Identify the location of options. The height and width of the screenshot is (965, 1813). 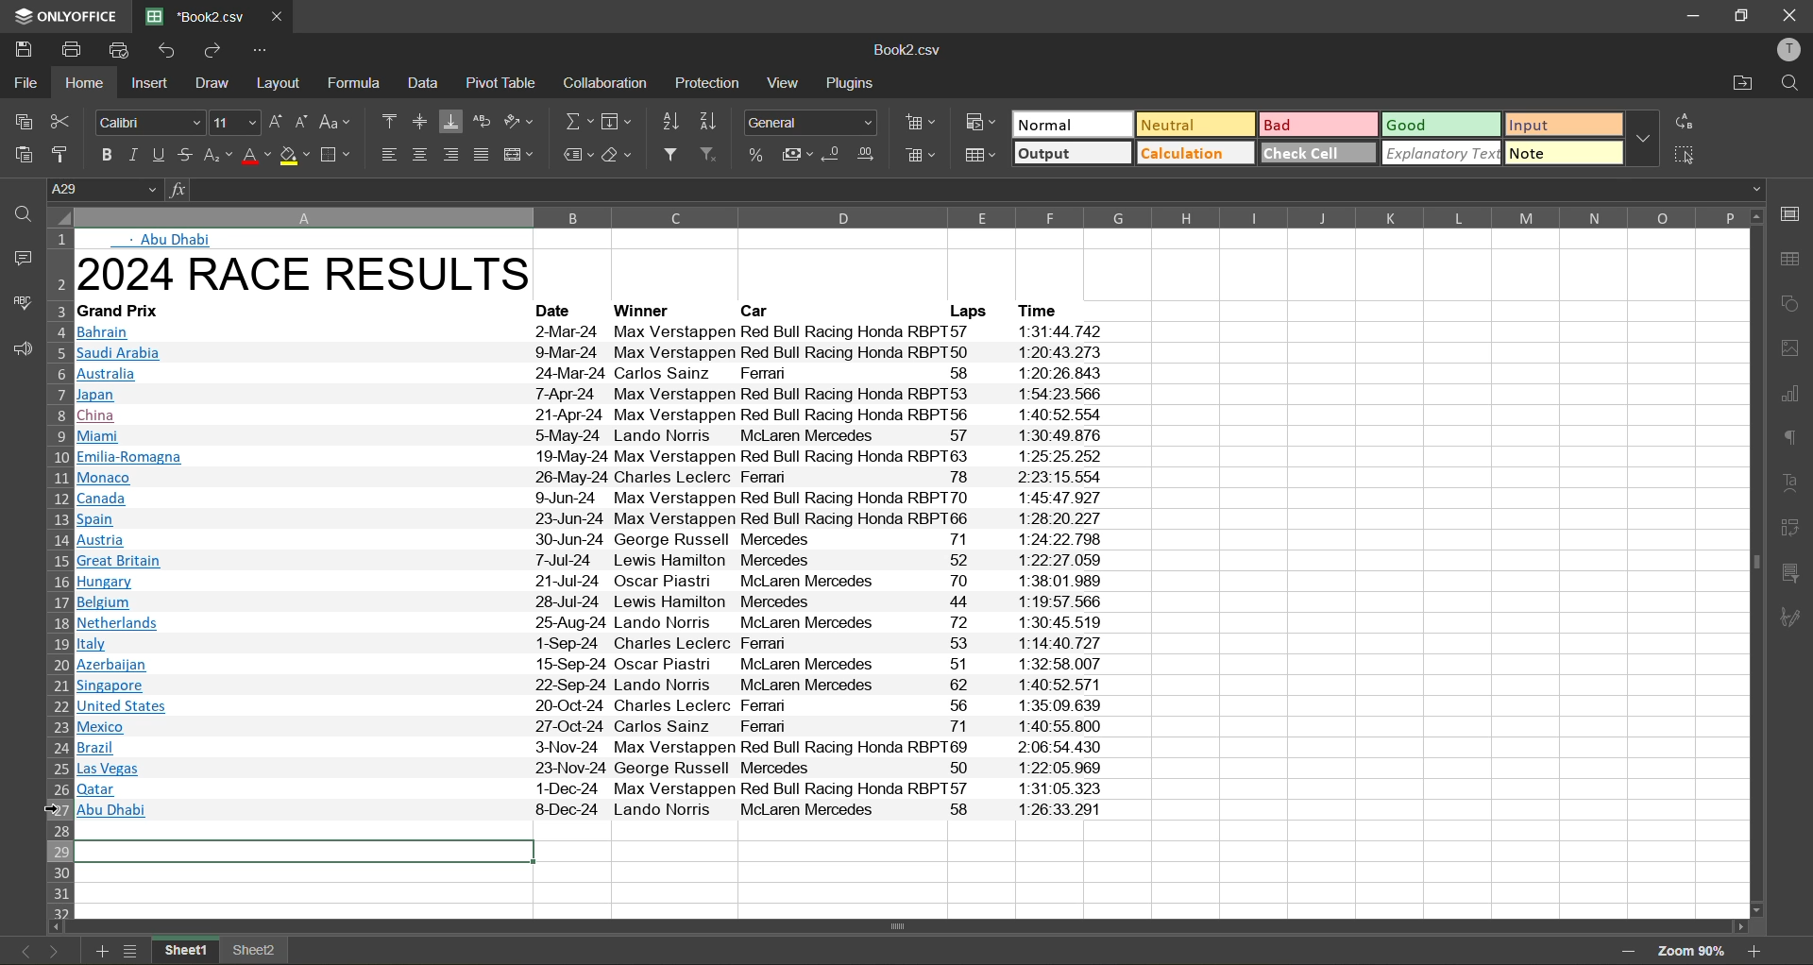
(261, 51).